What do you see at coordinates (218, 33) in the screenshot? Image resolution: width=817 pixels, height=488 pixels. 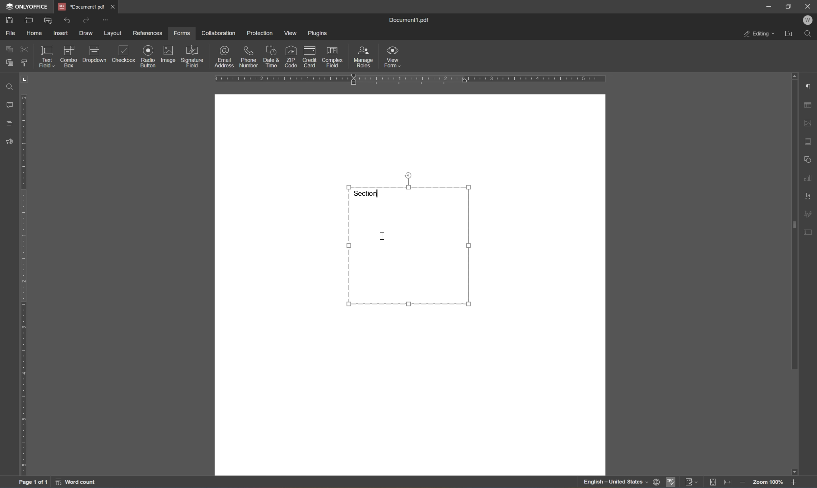 I see `collaboration` at bounding box center [218, 33].